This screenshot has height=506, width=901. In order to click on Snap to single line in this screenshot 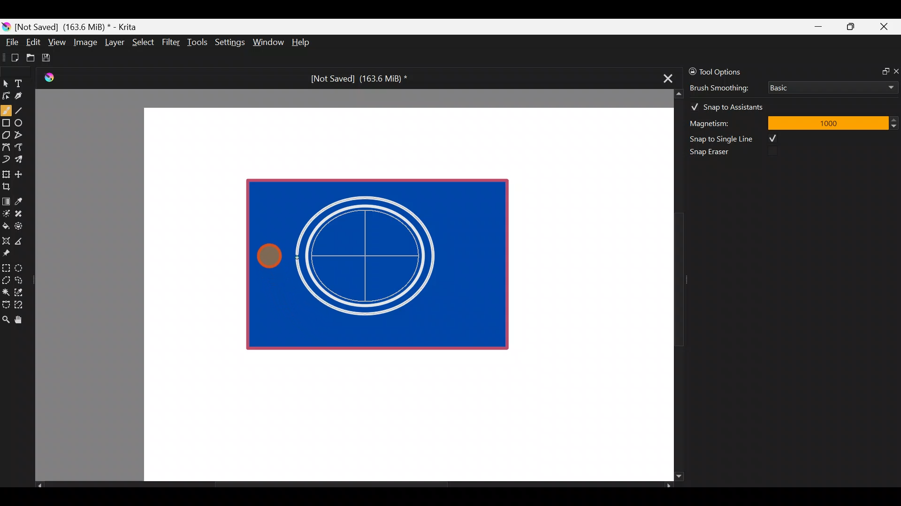, I will do `click(737, 139)`.